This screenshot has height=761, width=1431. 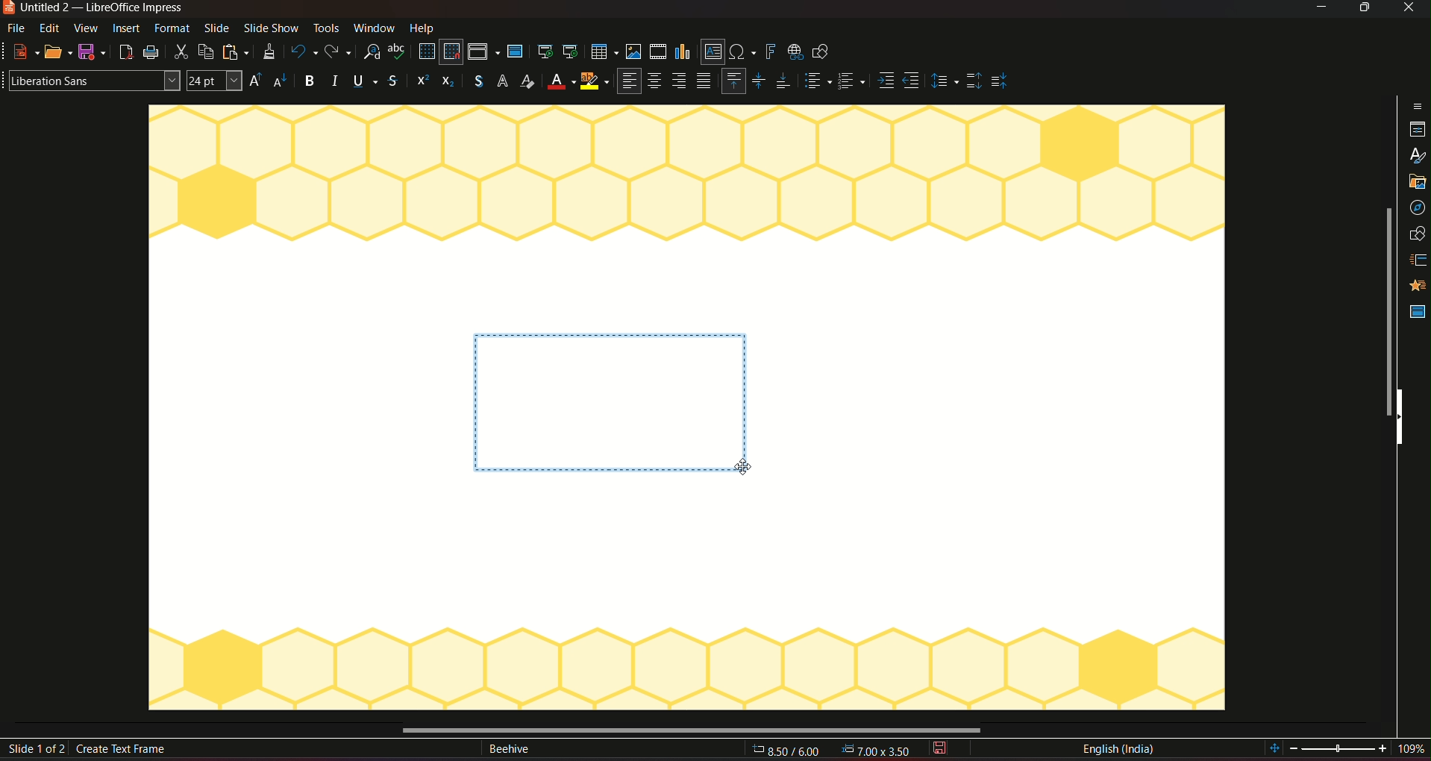 What do you see at coordinates (426, 51) in the screenshot?
I see `display grid` at bounding box center [426, 51].